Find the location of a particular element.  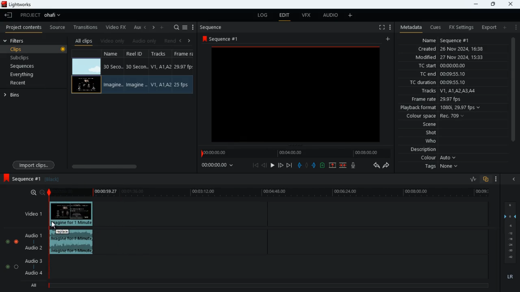

audio 2 is located at coordinates (35, 249).